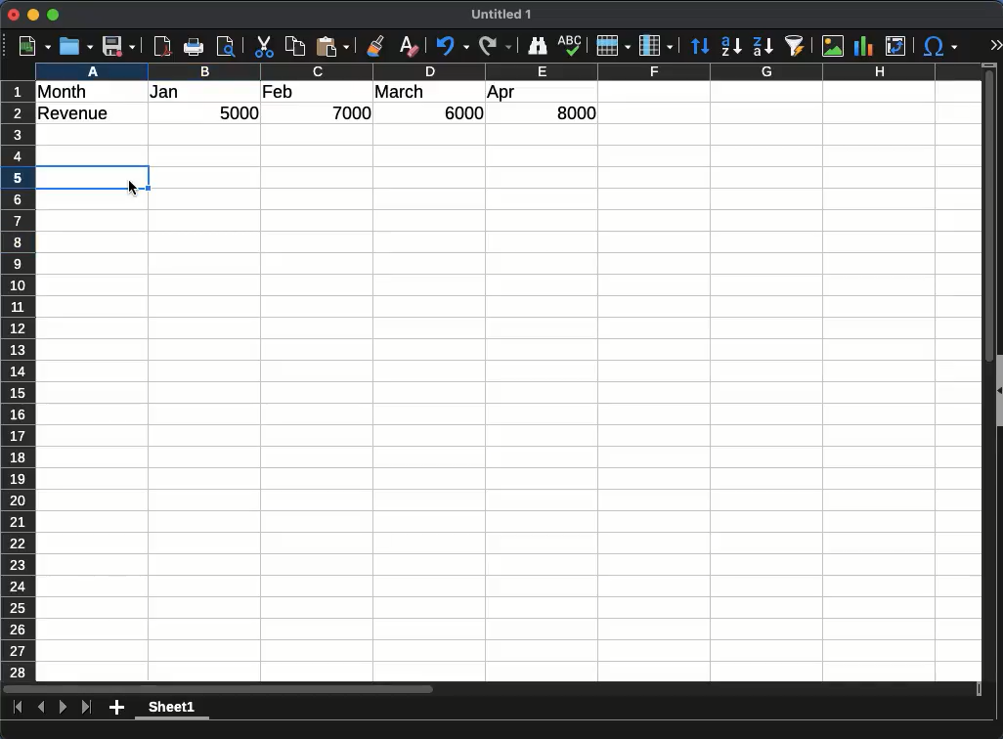 The width and height of the screenshot is (1003, 739). Describe the element at coordinates (41, 707) in the screenshot. I see `previous sheet` at that location.